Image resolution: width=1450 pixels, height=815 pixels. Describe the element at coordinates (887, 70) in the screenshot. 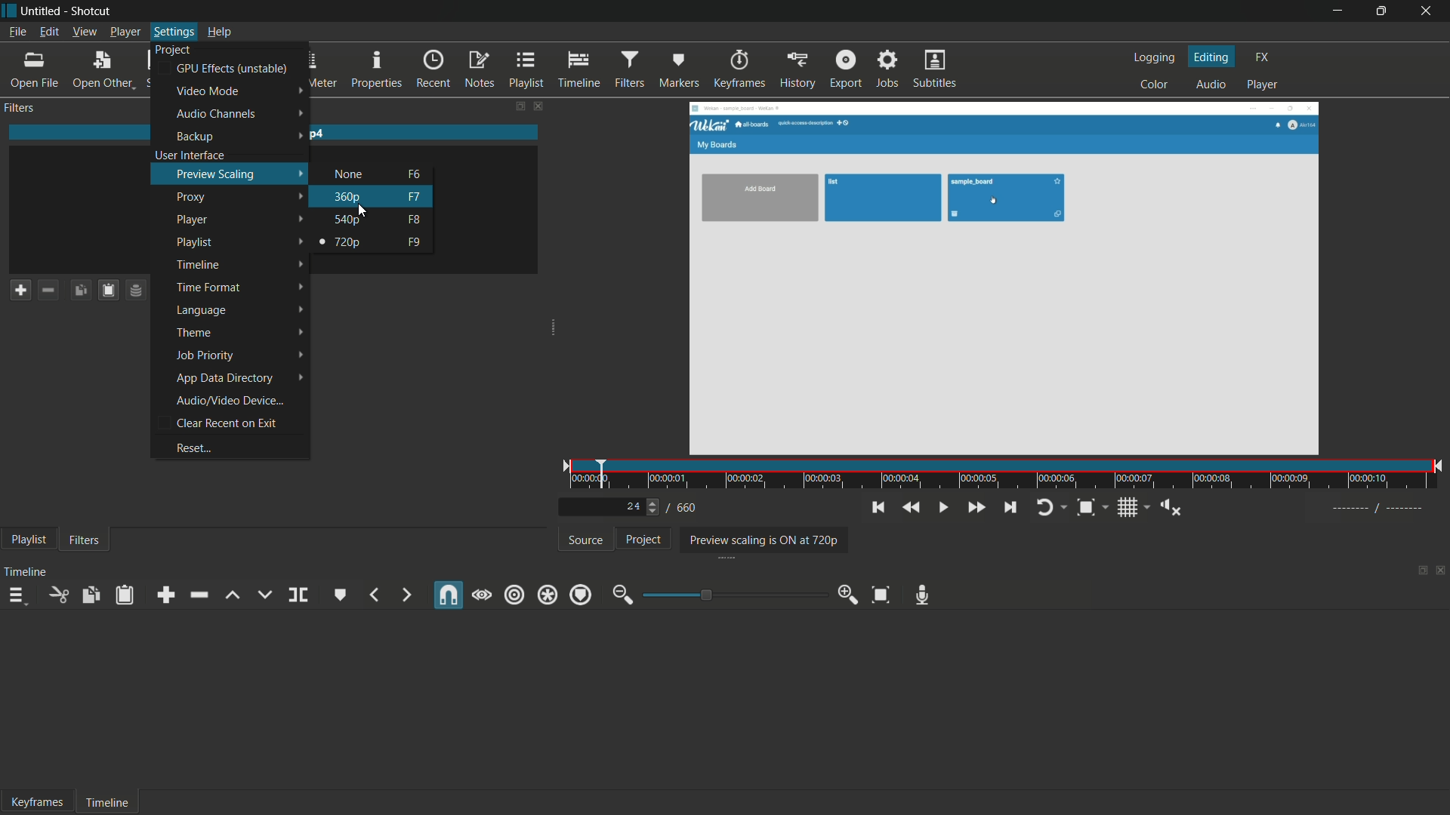

I see `jobs` at that location.